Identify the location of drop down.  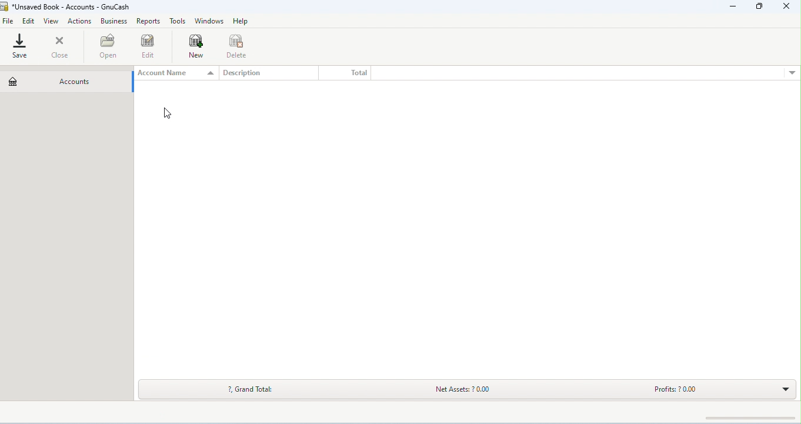
(209, 72).